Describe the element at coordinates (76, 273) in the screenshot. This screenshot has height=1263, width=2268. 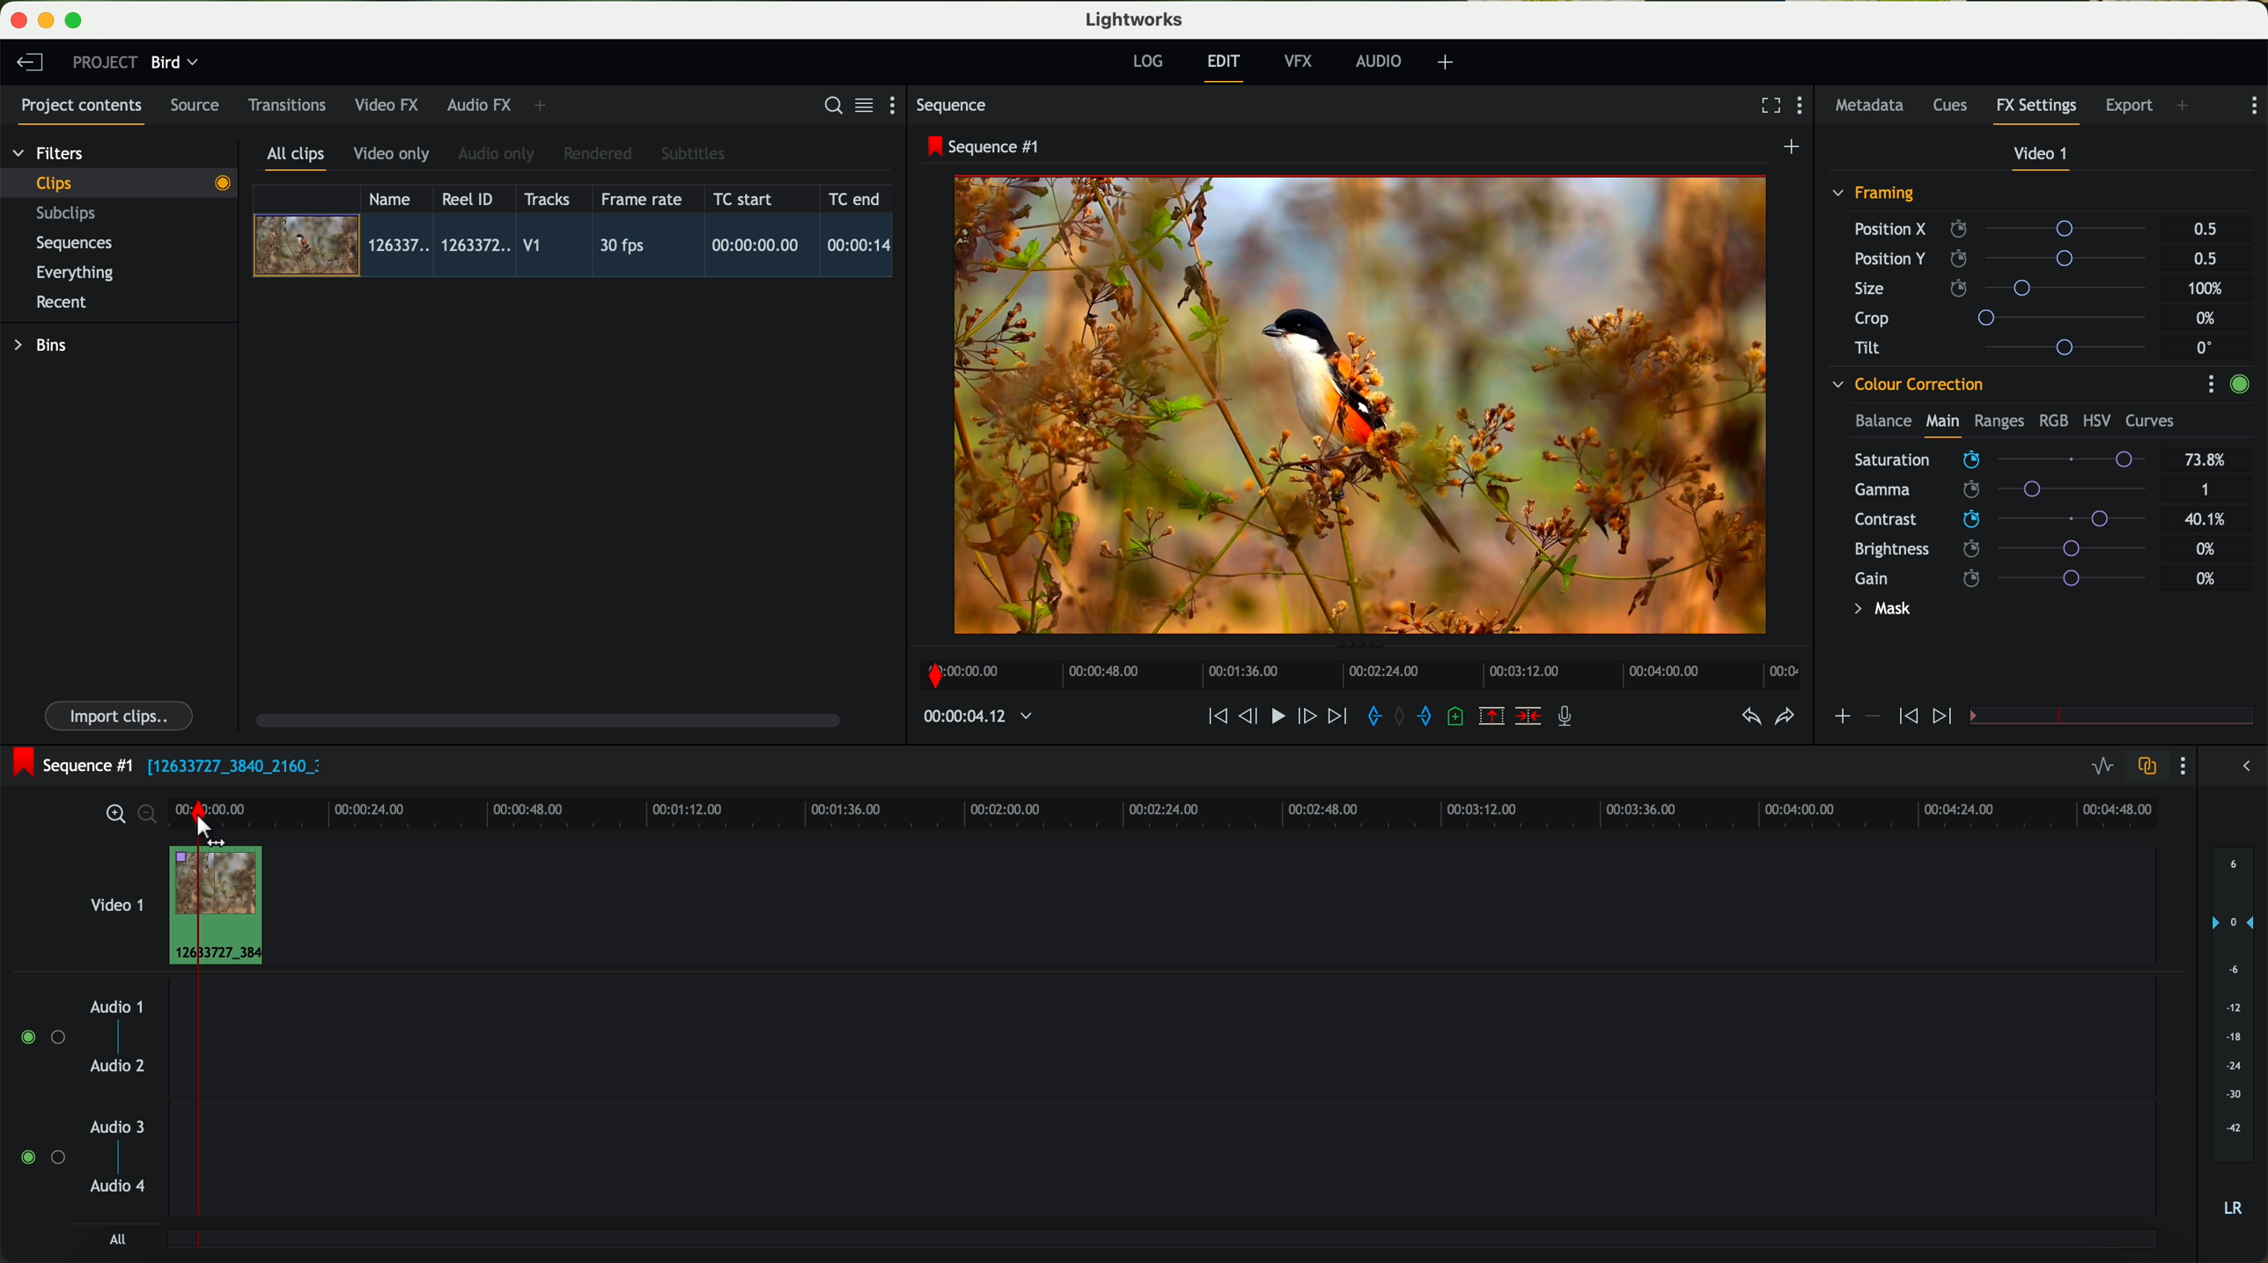
I see `everything` at that location.